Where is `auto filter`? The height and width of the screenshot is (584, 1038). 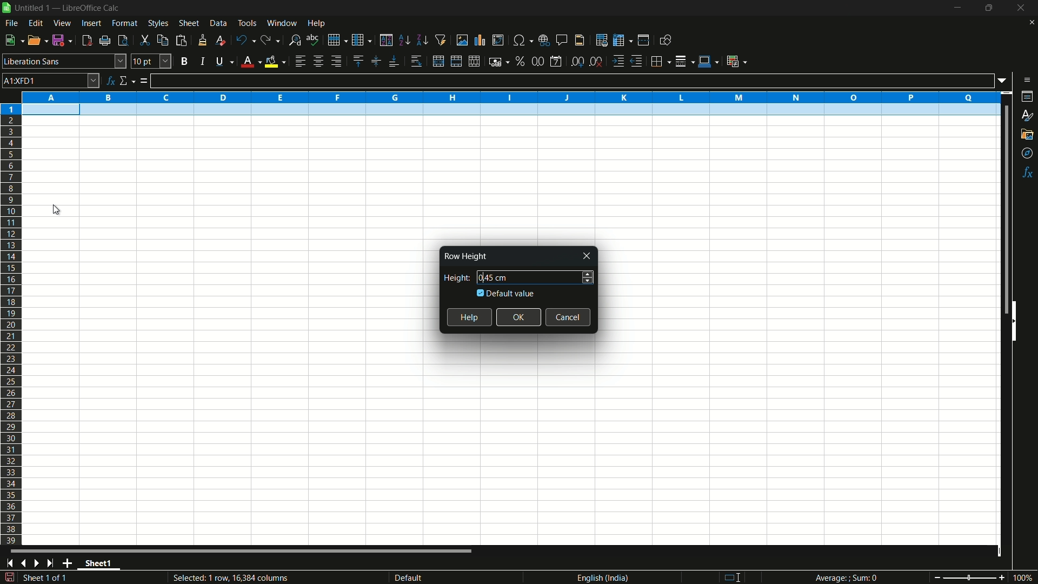 auto filter is located at coordinates (441, 40).